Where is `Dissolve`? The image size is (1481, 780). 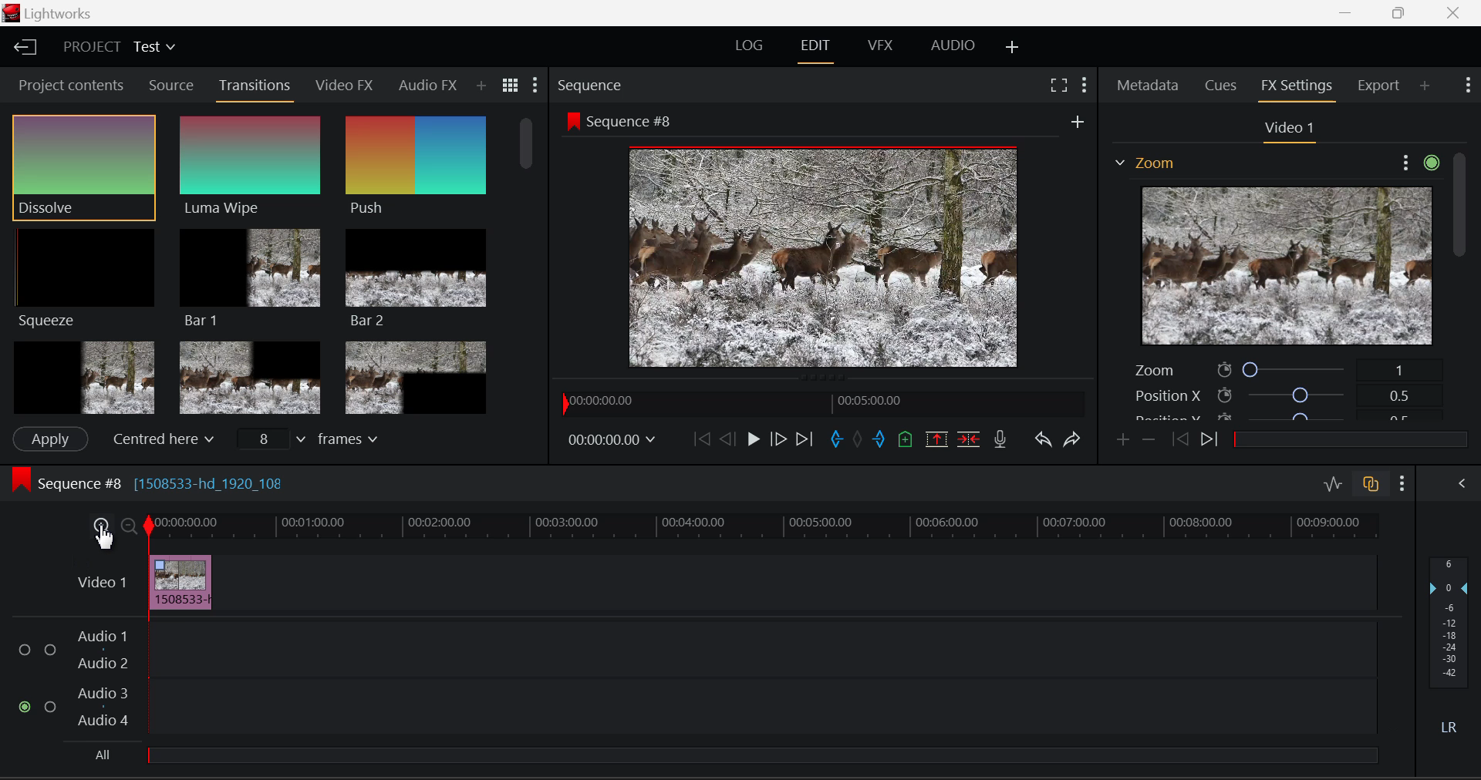
Dissolve is located at coordinates (83, 167).